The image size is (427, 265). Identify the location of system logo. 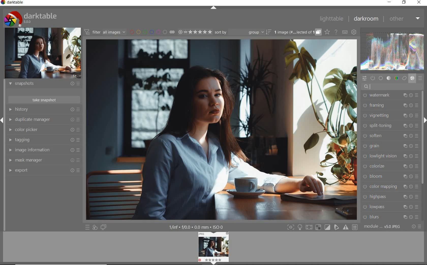
(31, 19).